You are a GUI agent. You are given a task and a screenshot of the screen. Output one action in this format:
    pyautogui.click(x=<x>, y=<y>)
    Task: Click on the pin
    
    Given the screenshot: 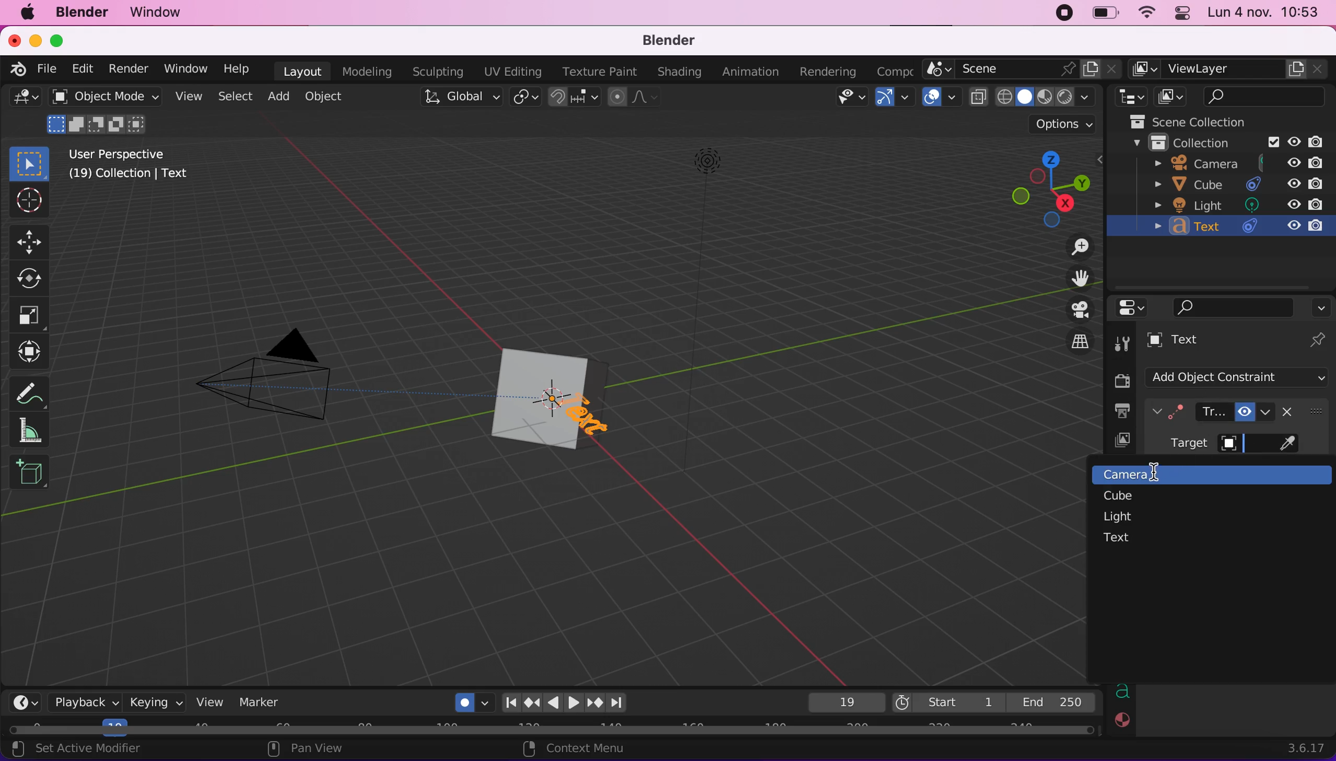 What is the action you would take?
    pyautogui.click(x=1318, y=339)
    